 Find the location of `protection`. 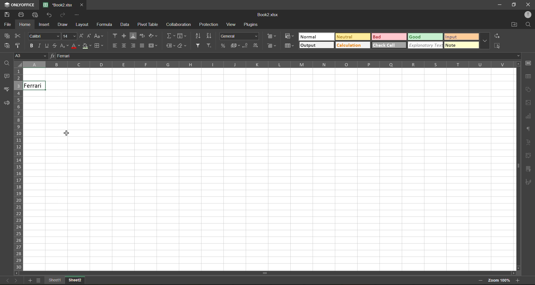

protection is located at coordinates (210, 24).